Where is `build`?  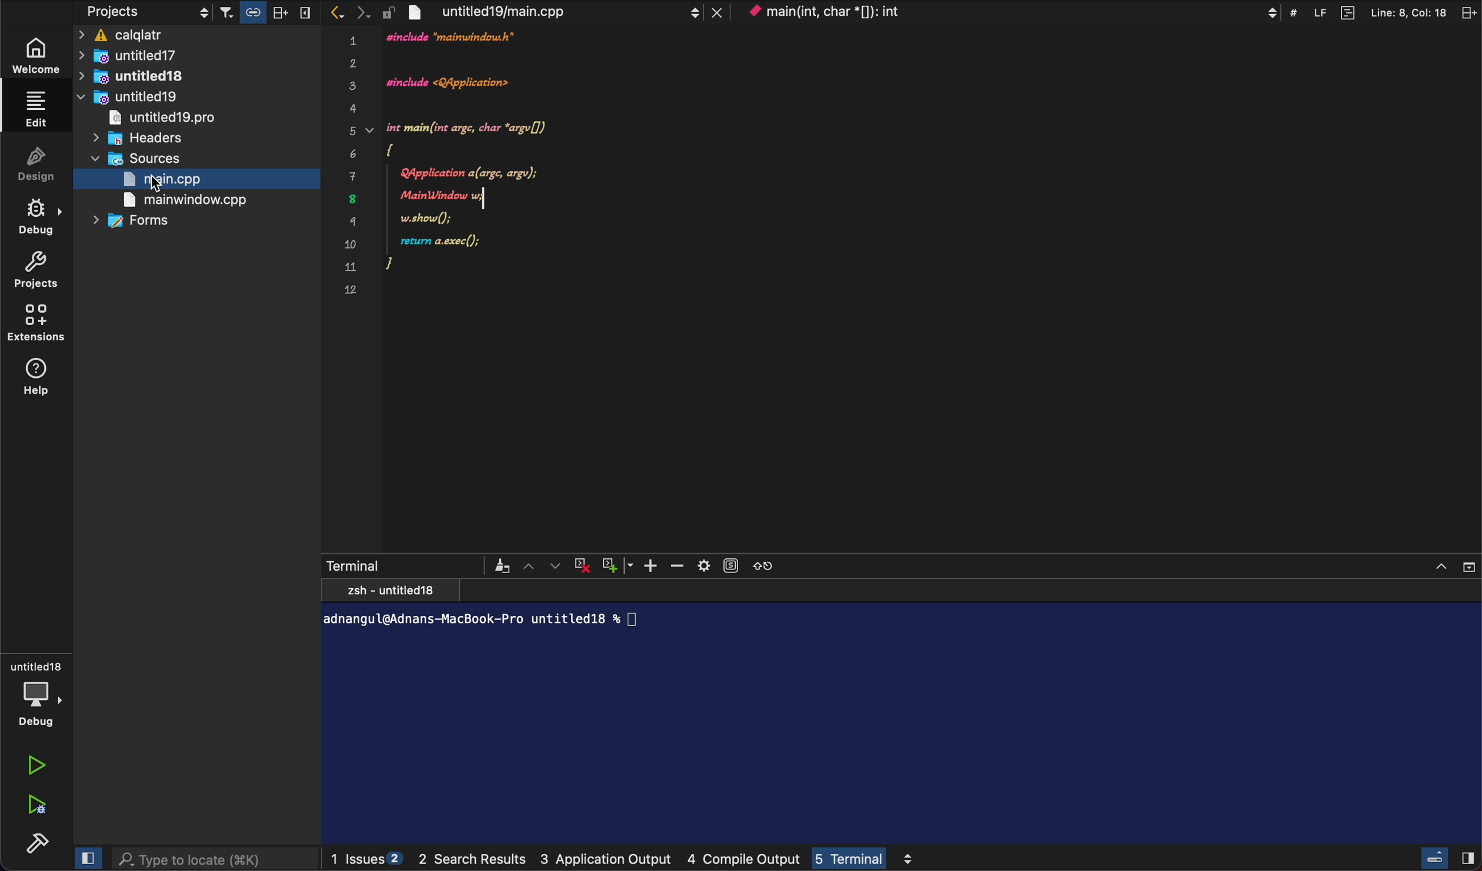 build is located at coordinates (38, 843).